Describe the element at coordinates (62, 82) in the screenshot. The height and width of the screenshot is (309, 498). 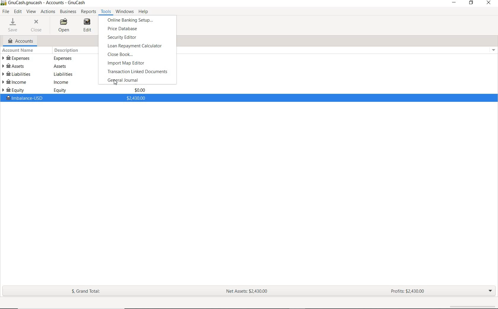
I see `` at that location.